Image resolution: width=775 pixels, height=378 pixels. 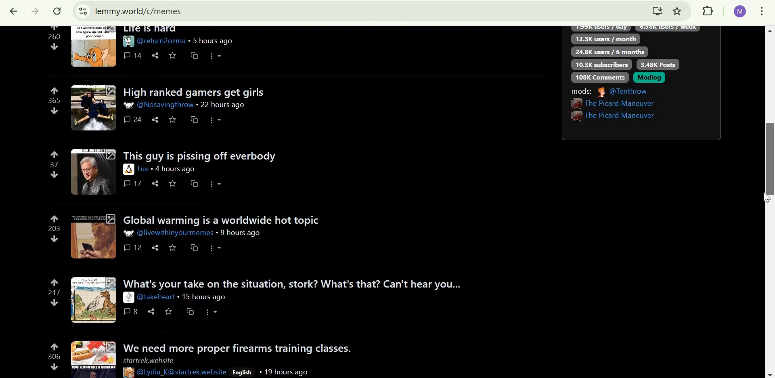 What do you see at coordinates (128, 106) in the screenshot?
I see `picture` at bounding box center [128, 106].